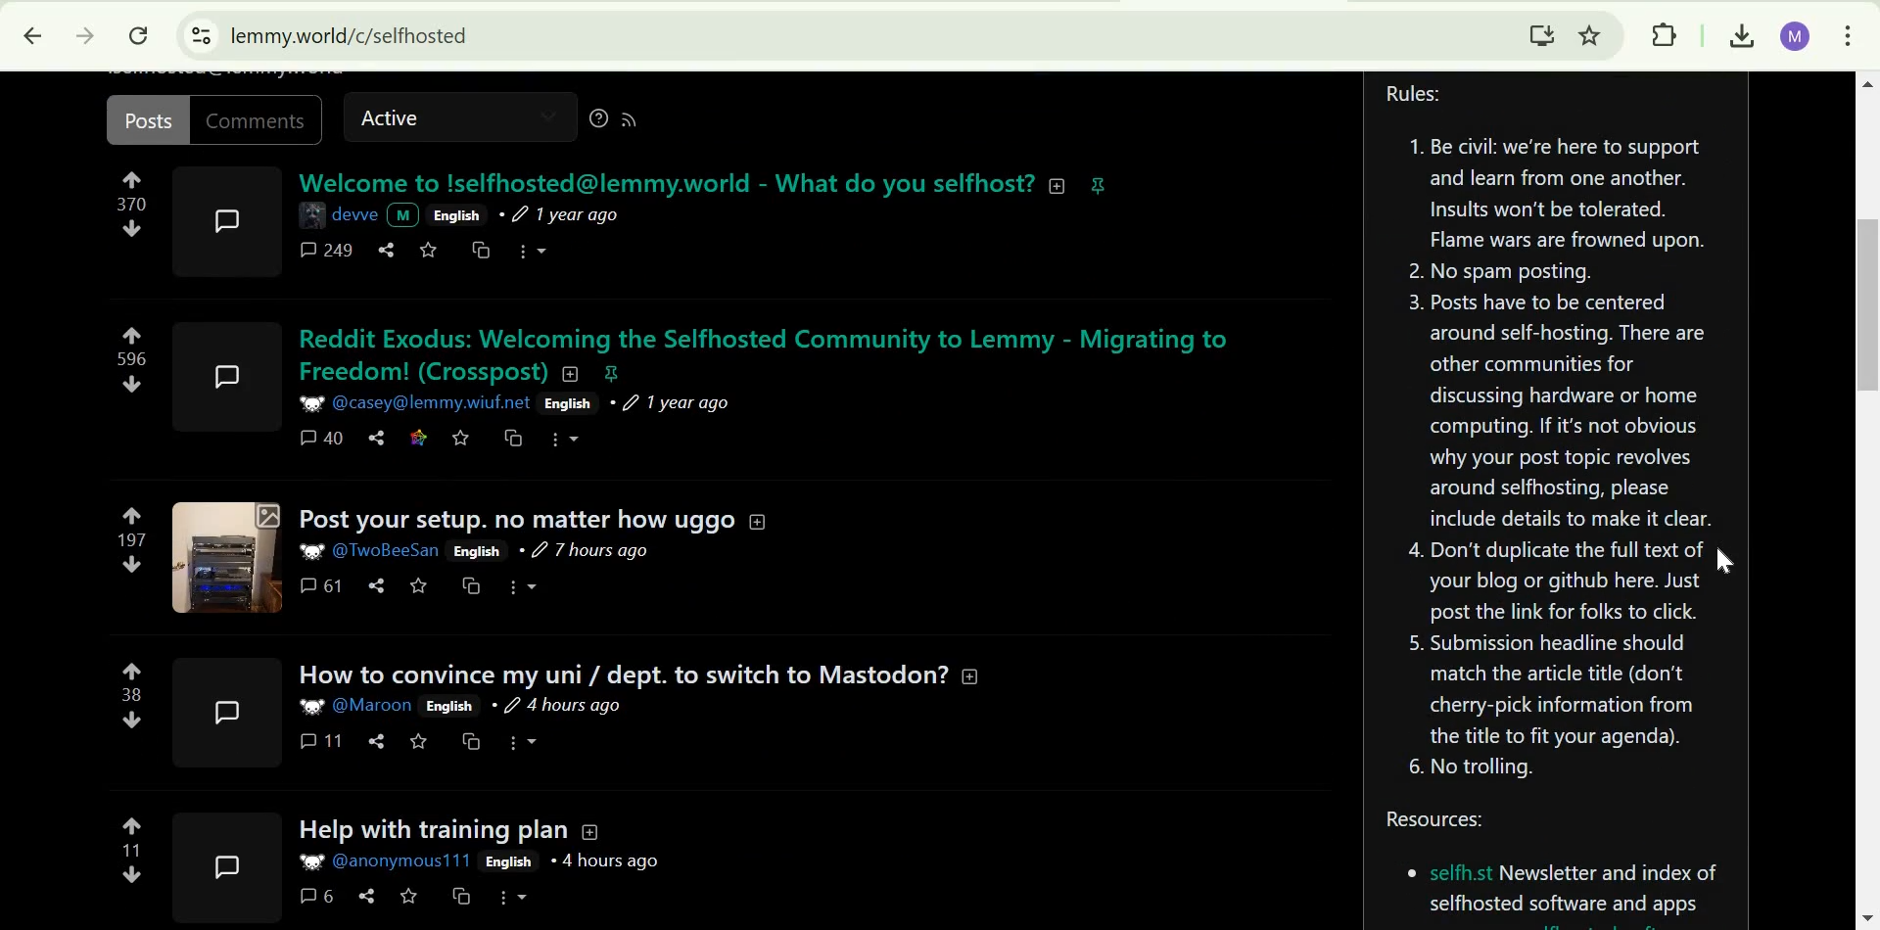 The image size is (1880, 930). What do you see at coordinates (147, 119) in the screenshot?
I see `posts` at bounding box center [147, 119].